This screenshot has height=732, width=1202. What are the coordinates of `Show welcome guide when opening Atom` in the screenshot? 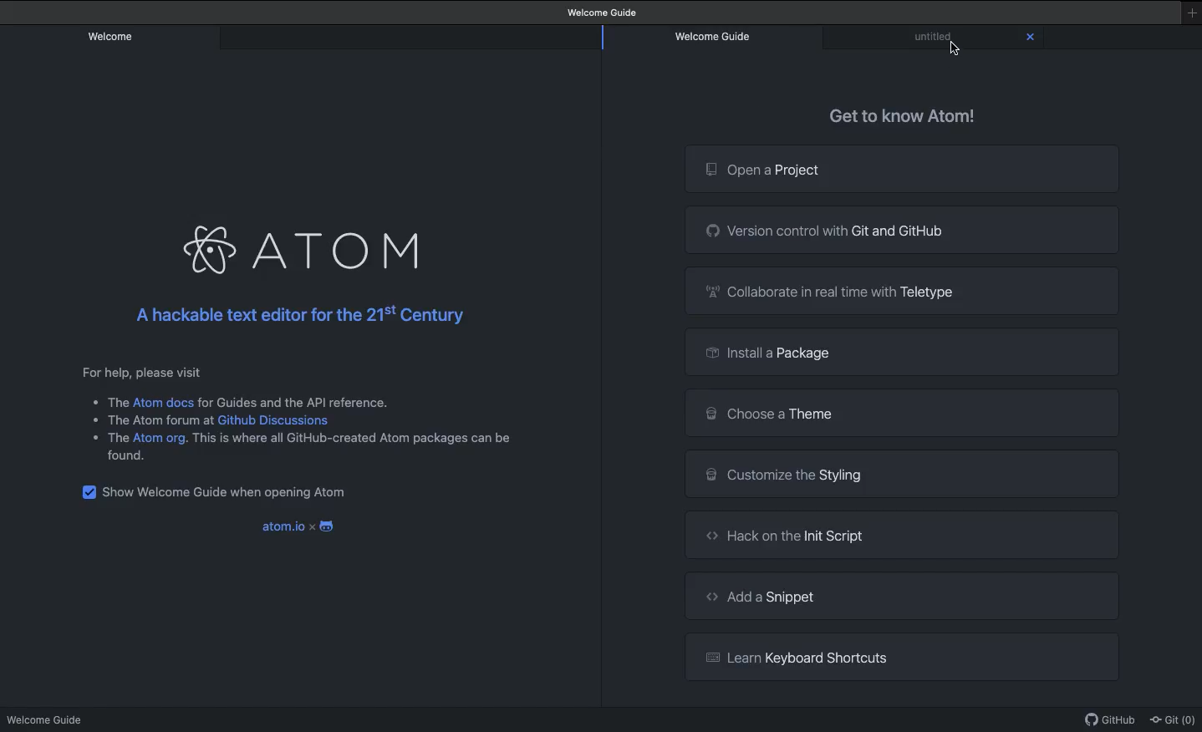 It's located at (222, 490).